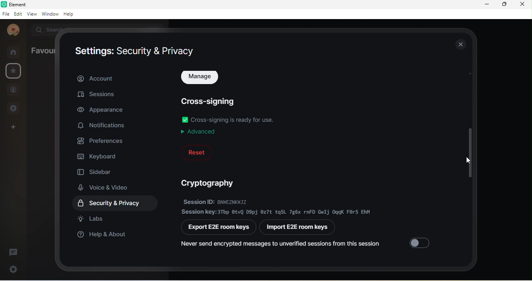 This screenshot has width=532, height=281. Describe the element at coordinates (229, 201) in the screenshot. I see `session id :bnweznkwjz` at that location.